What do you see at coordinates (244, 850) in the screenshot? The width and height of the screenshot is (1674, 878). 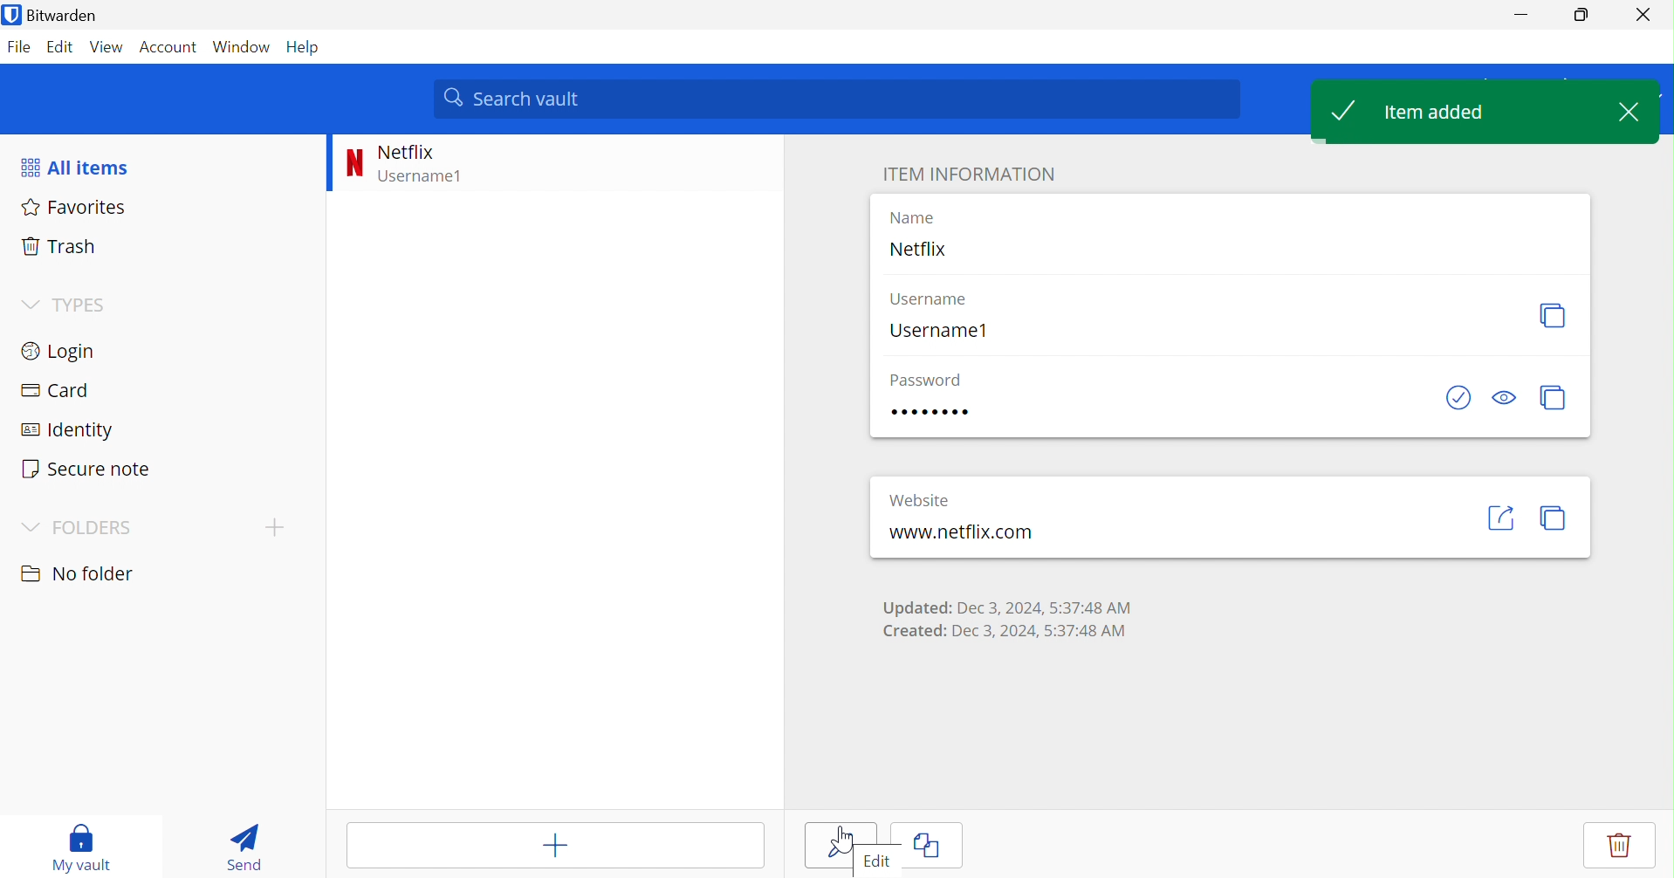 I see `Send` at bounding box center [244, 850].